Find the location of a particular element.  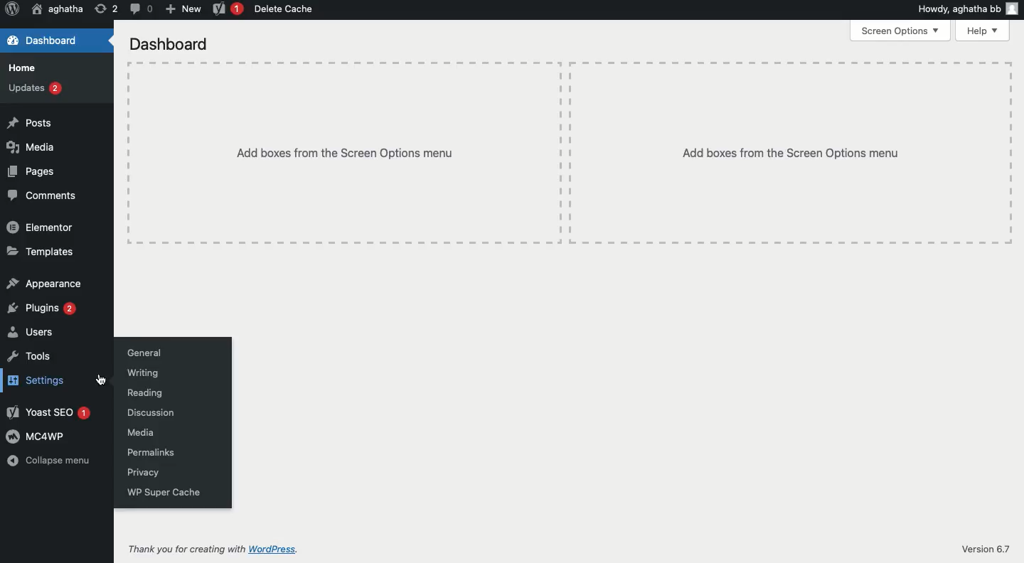

Appearance is located at coordinates (43, 282).